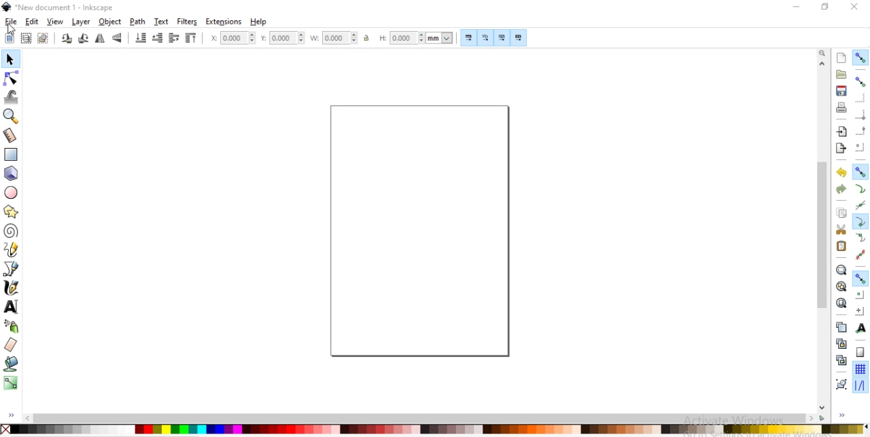 Image resolution: width=870 pixels, height=437 pixels. I want to click on snap bounding box corners, so click(860, 115).